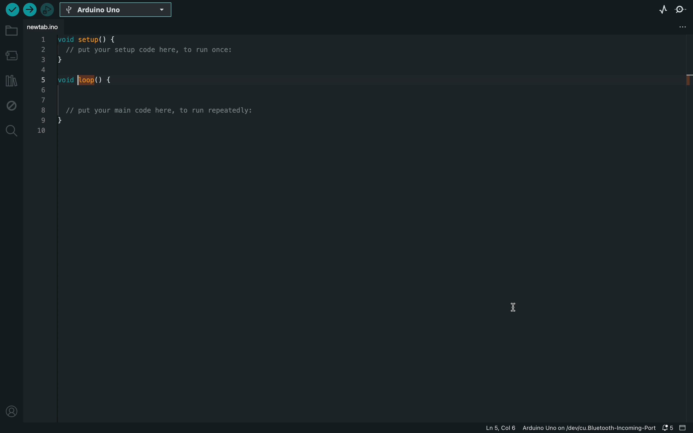 Image resolution: width=693 pixels, height=433 pixels. What do you see at coordinates (49, 28) in the screenshot?
I see `newtab .ino` at bounding box center [49, 28].